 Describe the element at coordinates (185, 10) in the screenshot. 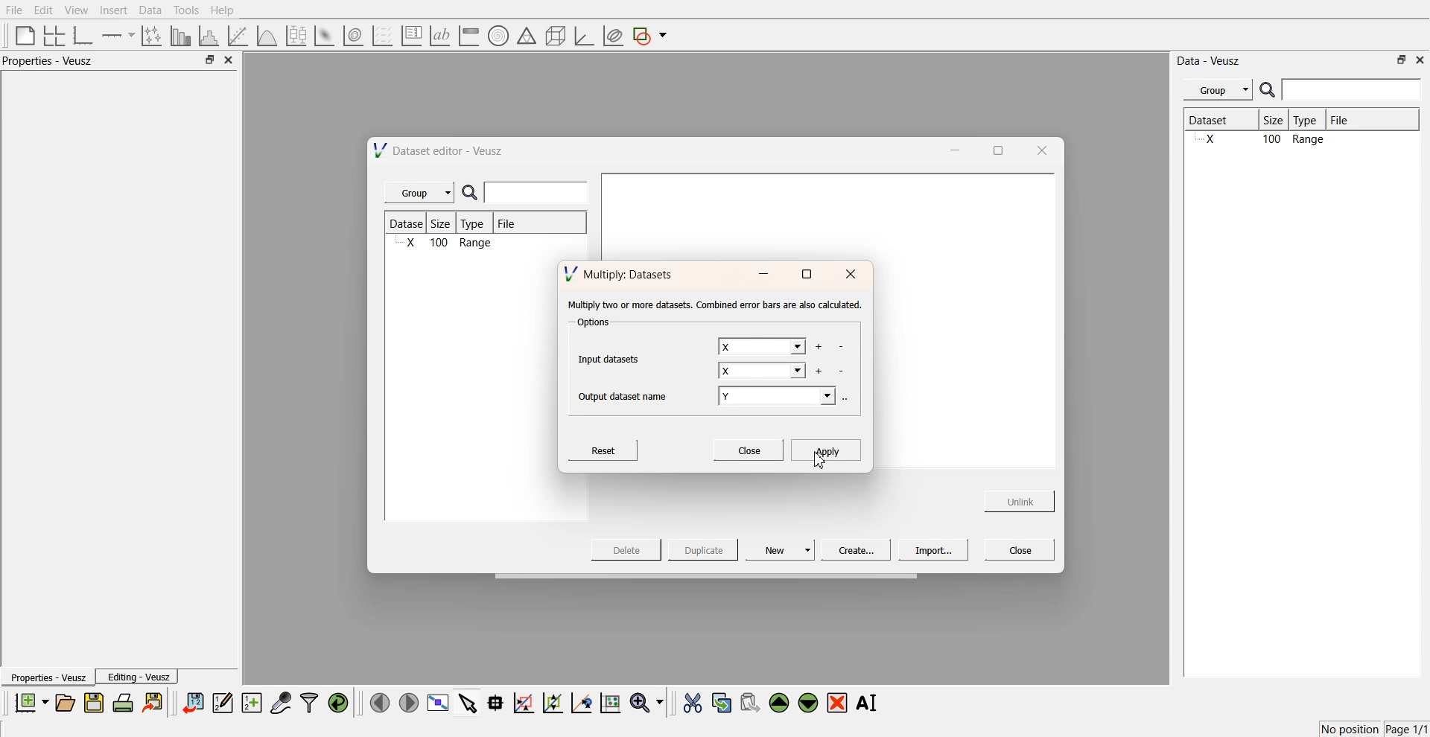

I see `Tools` at that location.